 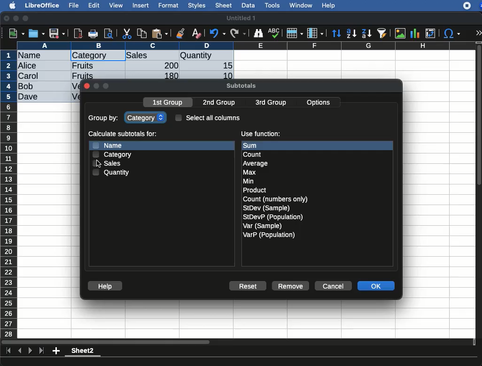 I want to click on remove, so click(x=291, y=286).